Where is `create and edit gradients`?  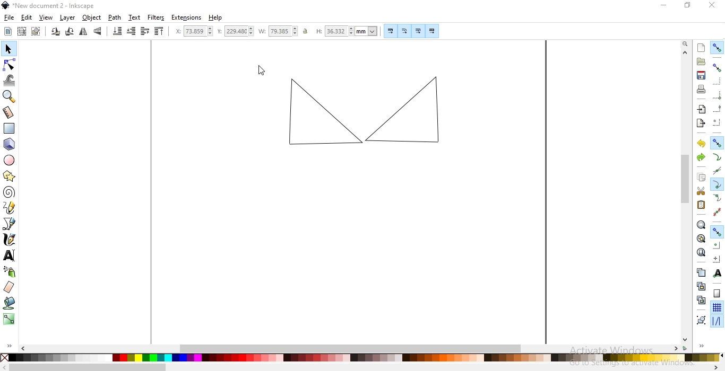 create and edit gradients is located at coordinates (8, 319).